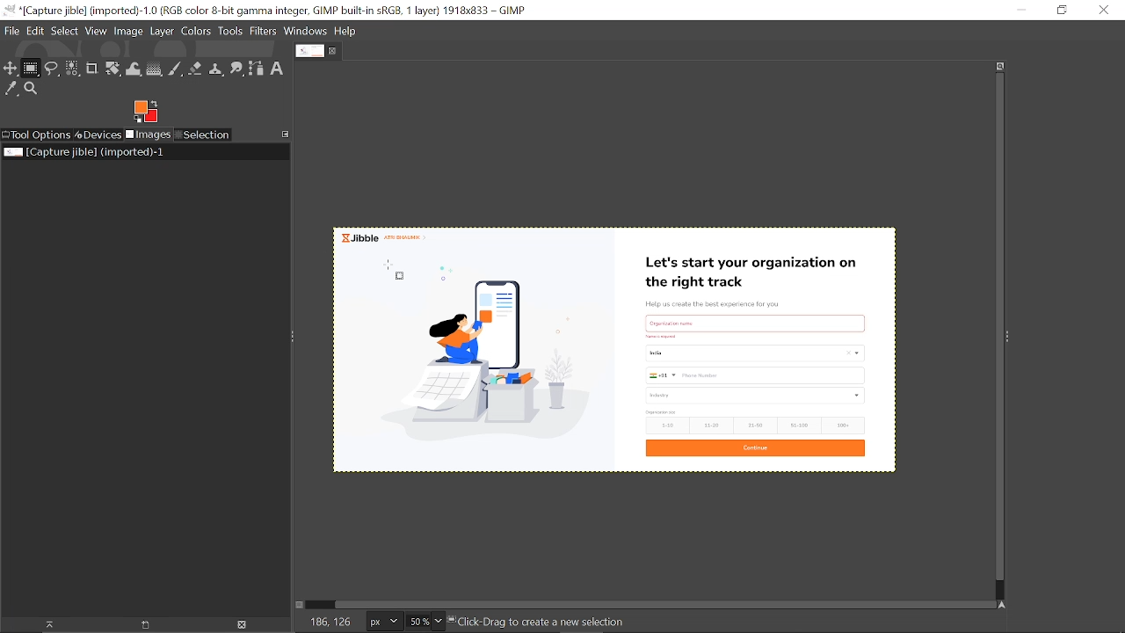 This screenshot has width=1125, height=633. What do you see at coordinates (287, 134) in the screenshot?
I see `Configure this tab` at bounding box center [287, 134].